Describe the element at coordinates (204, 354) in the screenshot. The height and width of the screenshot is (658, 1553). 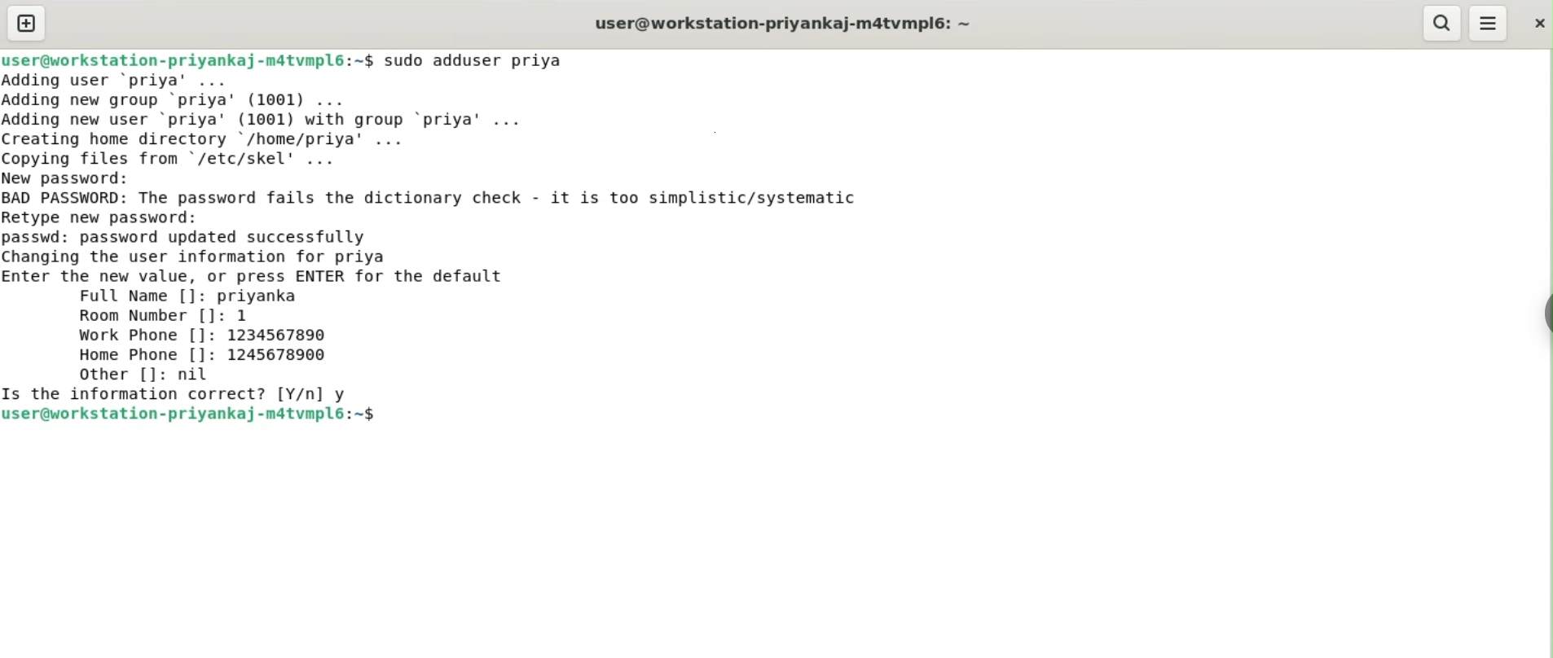
I see `Home Phone []: 1245678900` at that location.